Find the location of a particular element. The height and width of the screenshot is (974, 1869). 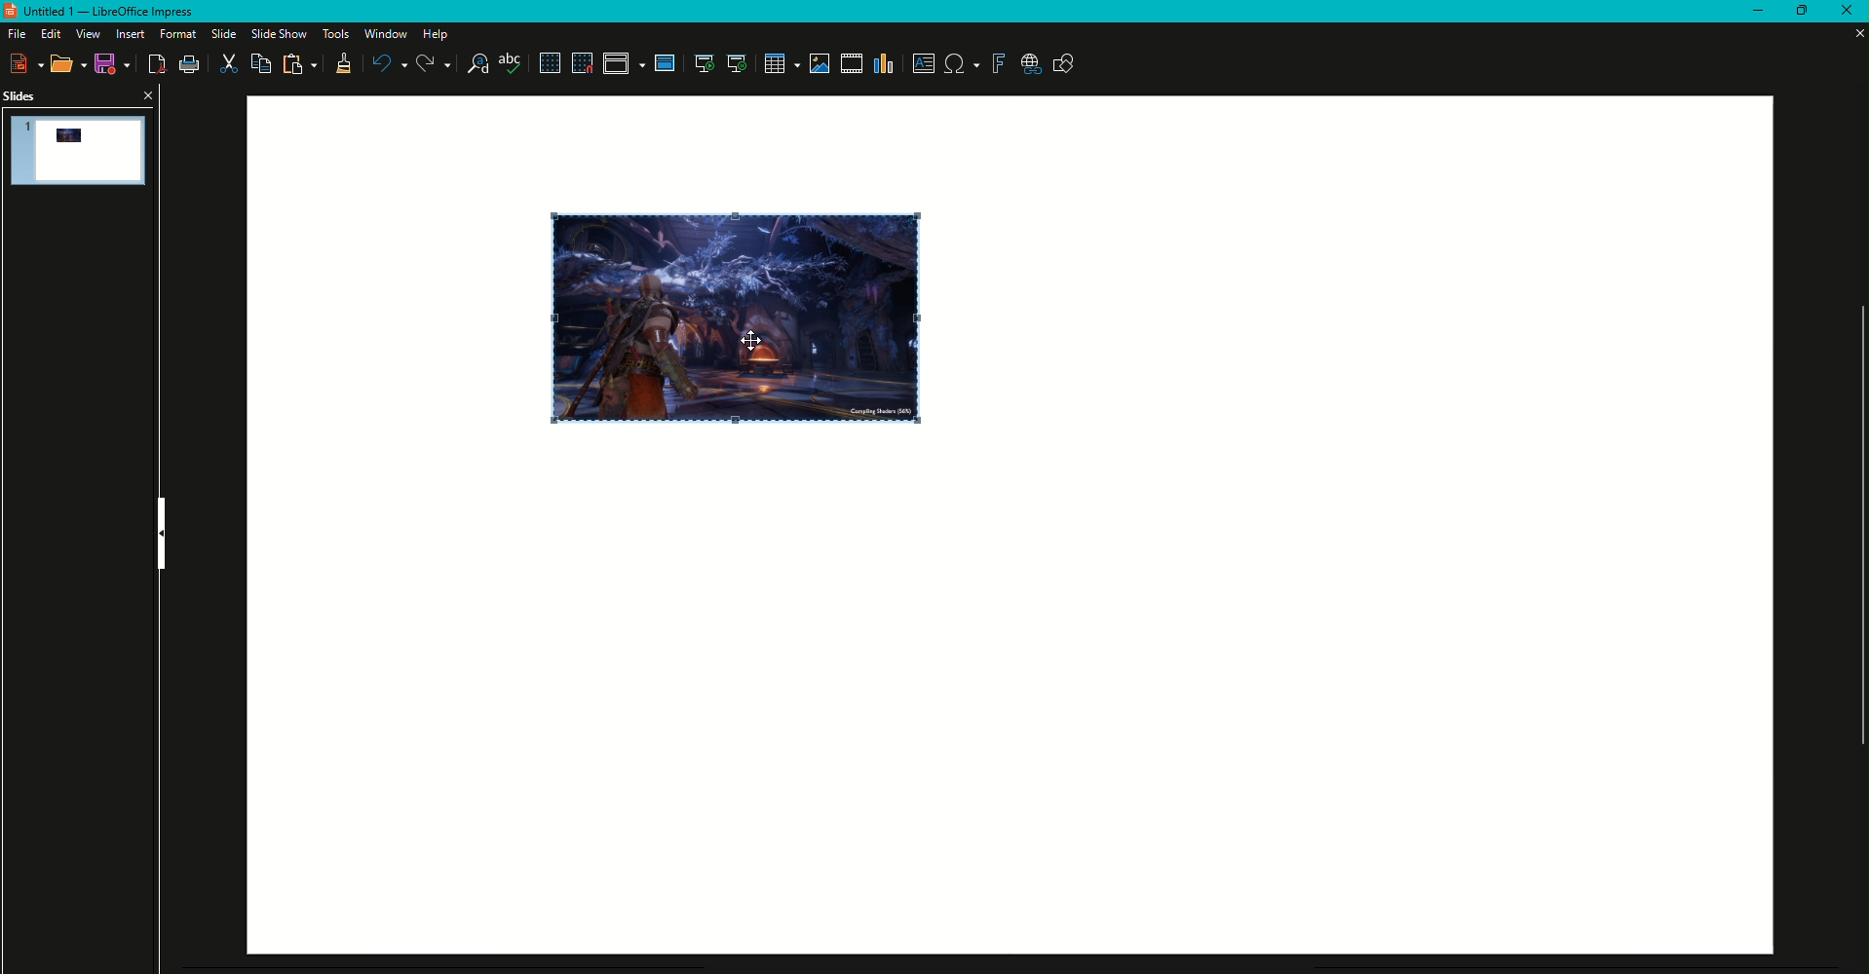

Help is located at coordinates (439, 34).